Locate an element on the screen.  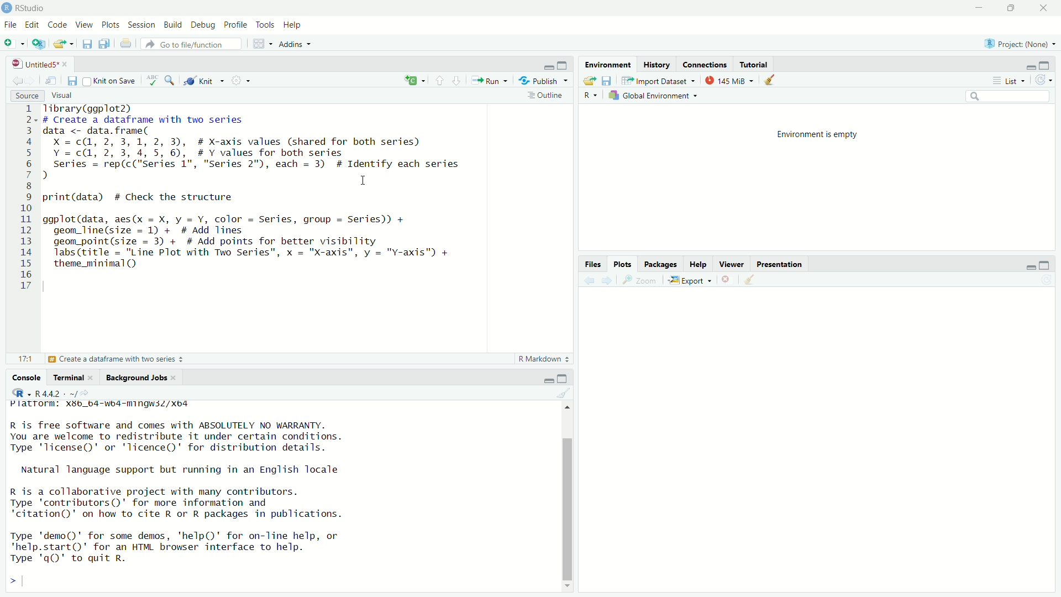
List View is located at coordinates (1007, 81).